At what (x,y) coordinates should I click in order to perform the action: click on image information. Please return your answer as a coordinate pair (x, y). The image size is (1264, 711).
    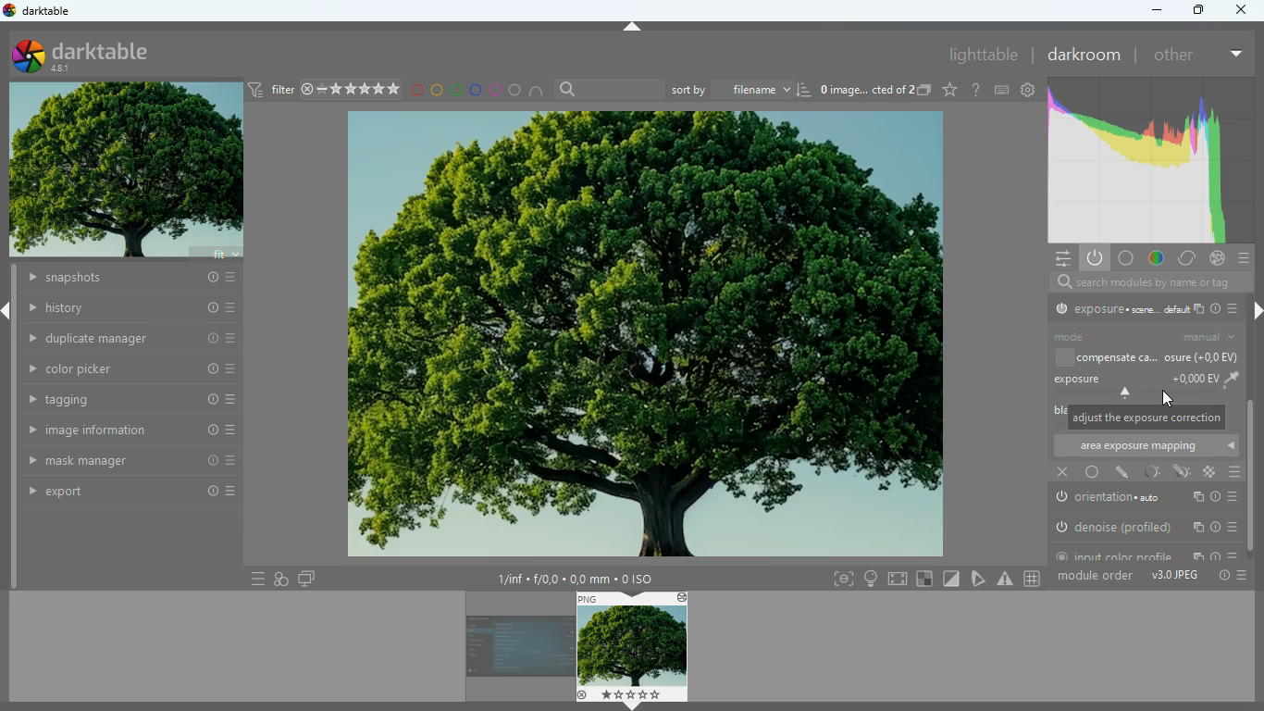
    Looking at the image, I should click on (576, 576).